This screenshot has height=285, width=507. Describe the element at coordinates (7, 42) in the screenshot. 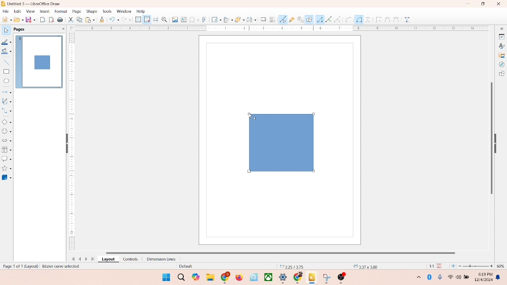

I see `line color` at that location.